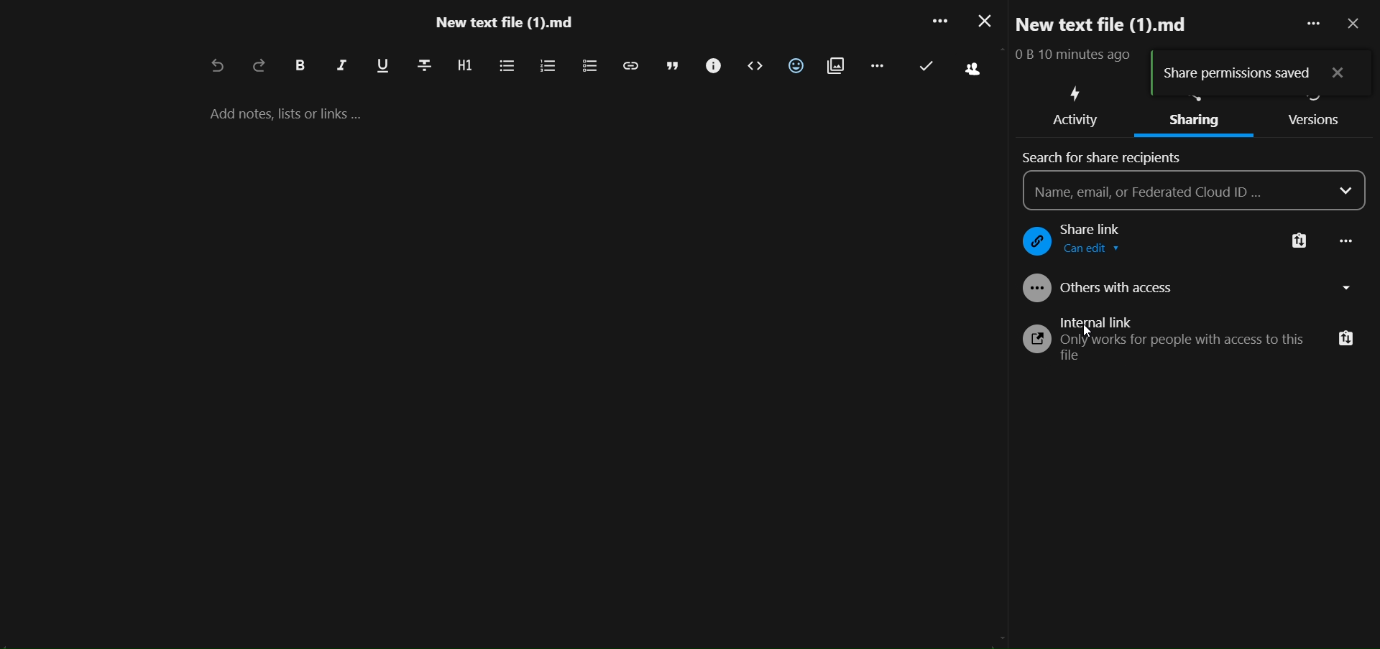  Describe the element at coordinates (1356, 24) in the screenshot. I see `close pane` at that location.